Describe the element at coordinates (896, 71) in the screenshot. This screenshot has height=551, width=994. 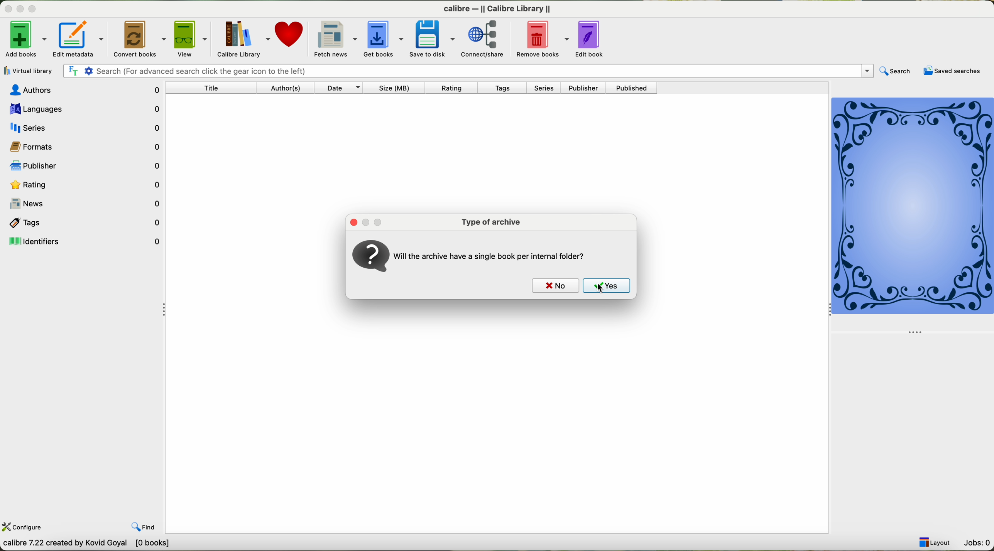
I see `search` at that location.